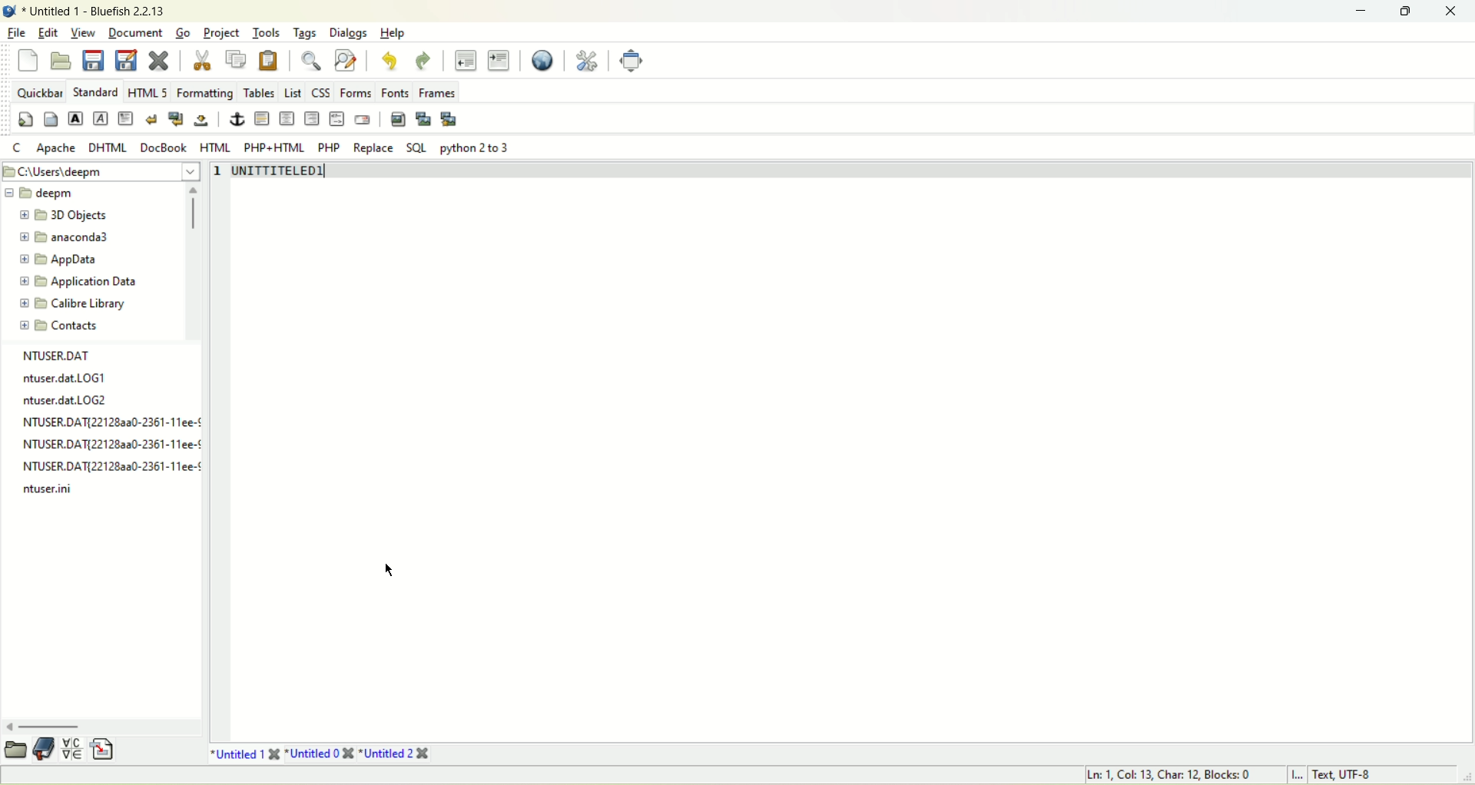 The image size is (1475, 785). What do you see at coordinates (162, 147) in the screenshot?
I see `DocBook` at bounding box center [162, 147].